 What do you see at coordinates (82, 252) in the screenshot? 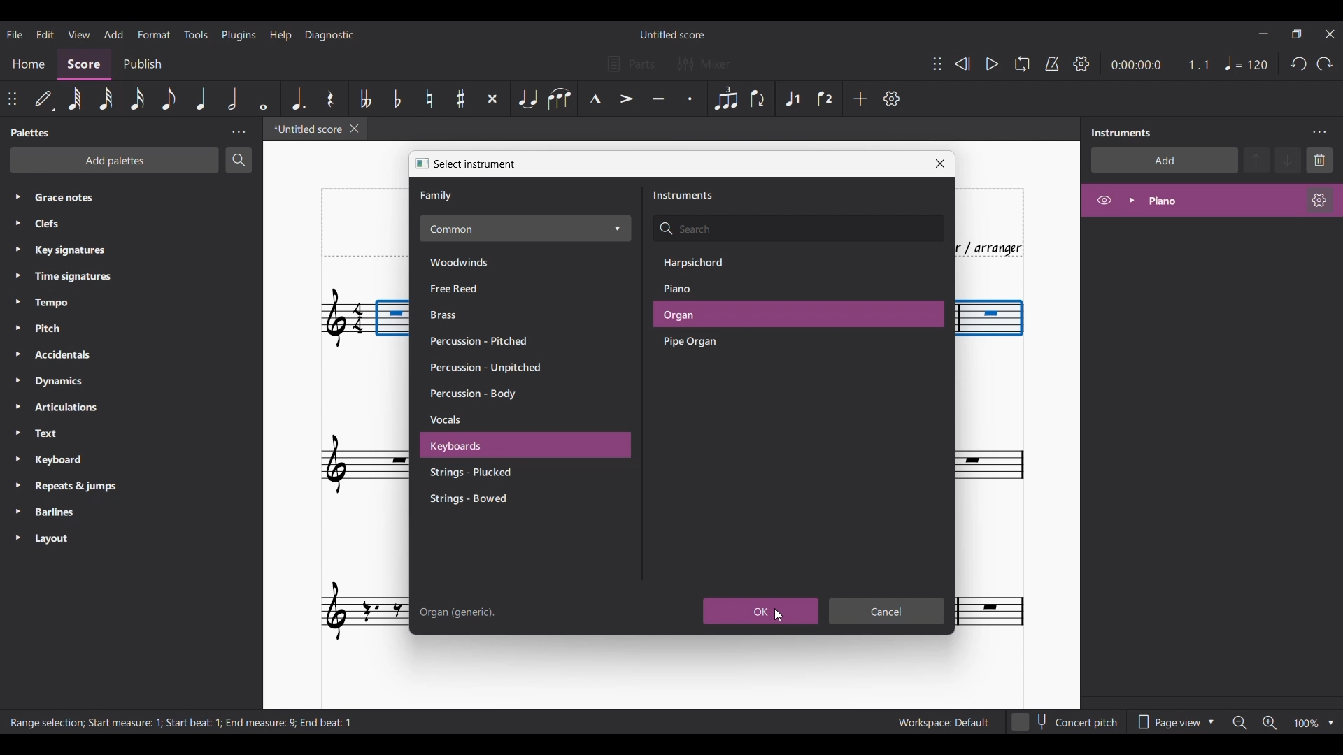
I see `Key signatures.` at bounding box center [82, 252].